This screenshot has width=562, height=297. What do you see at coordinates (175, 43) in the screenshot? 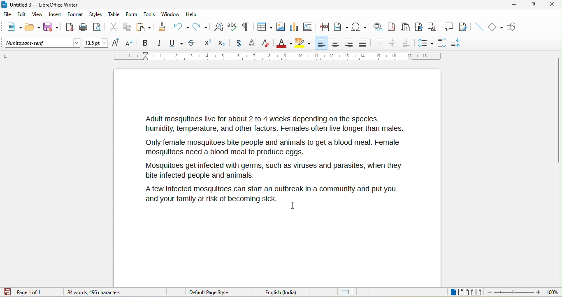
I see `underline` at bounding box center [175, 43].